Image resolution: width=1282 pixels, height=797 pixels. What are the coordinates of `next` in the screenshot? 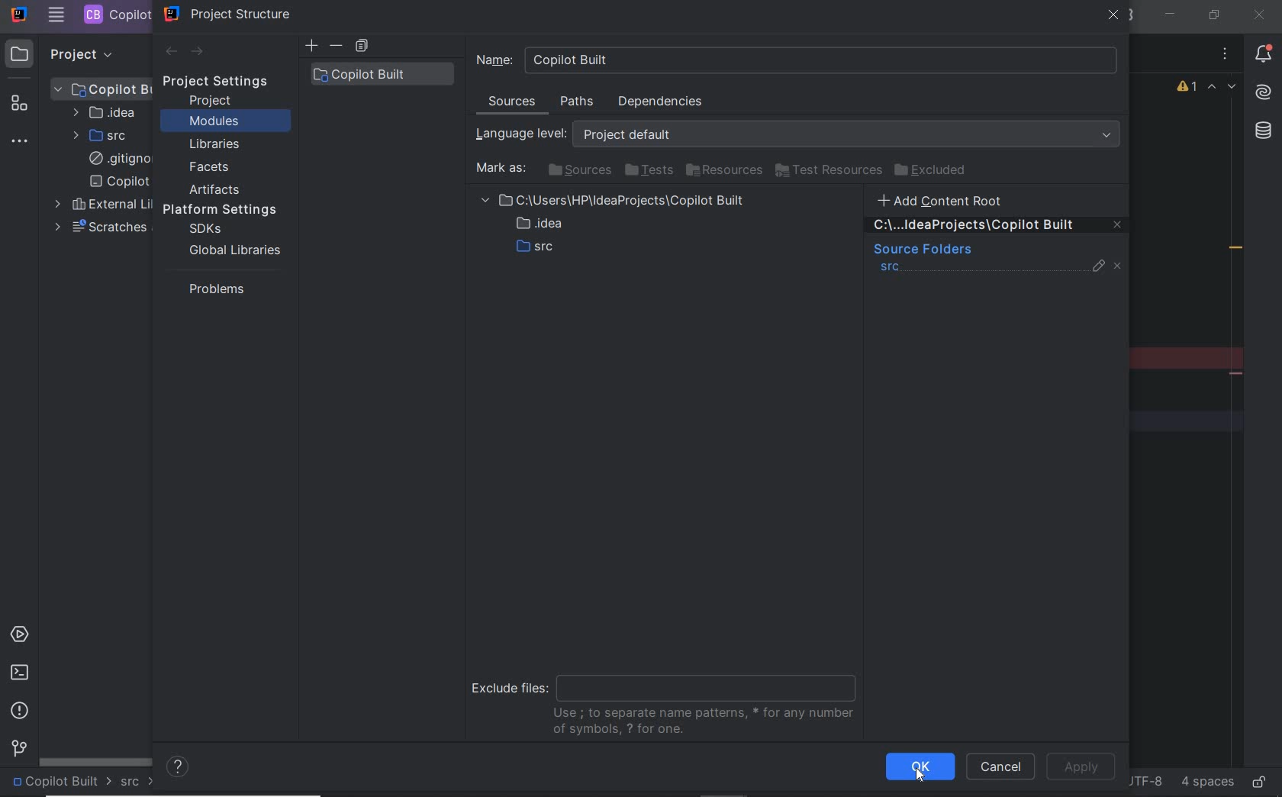 It's located at (198, 53).